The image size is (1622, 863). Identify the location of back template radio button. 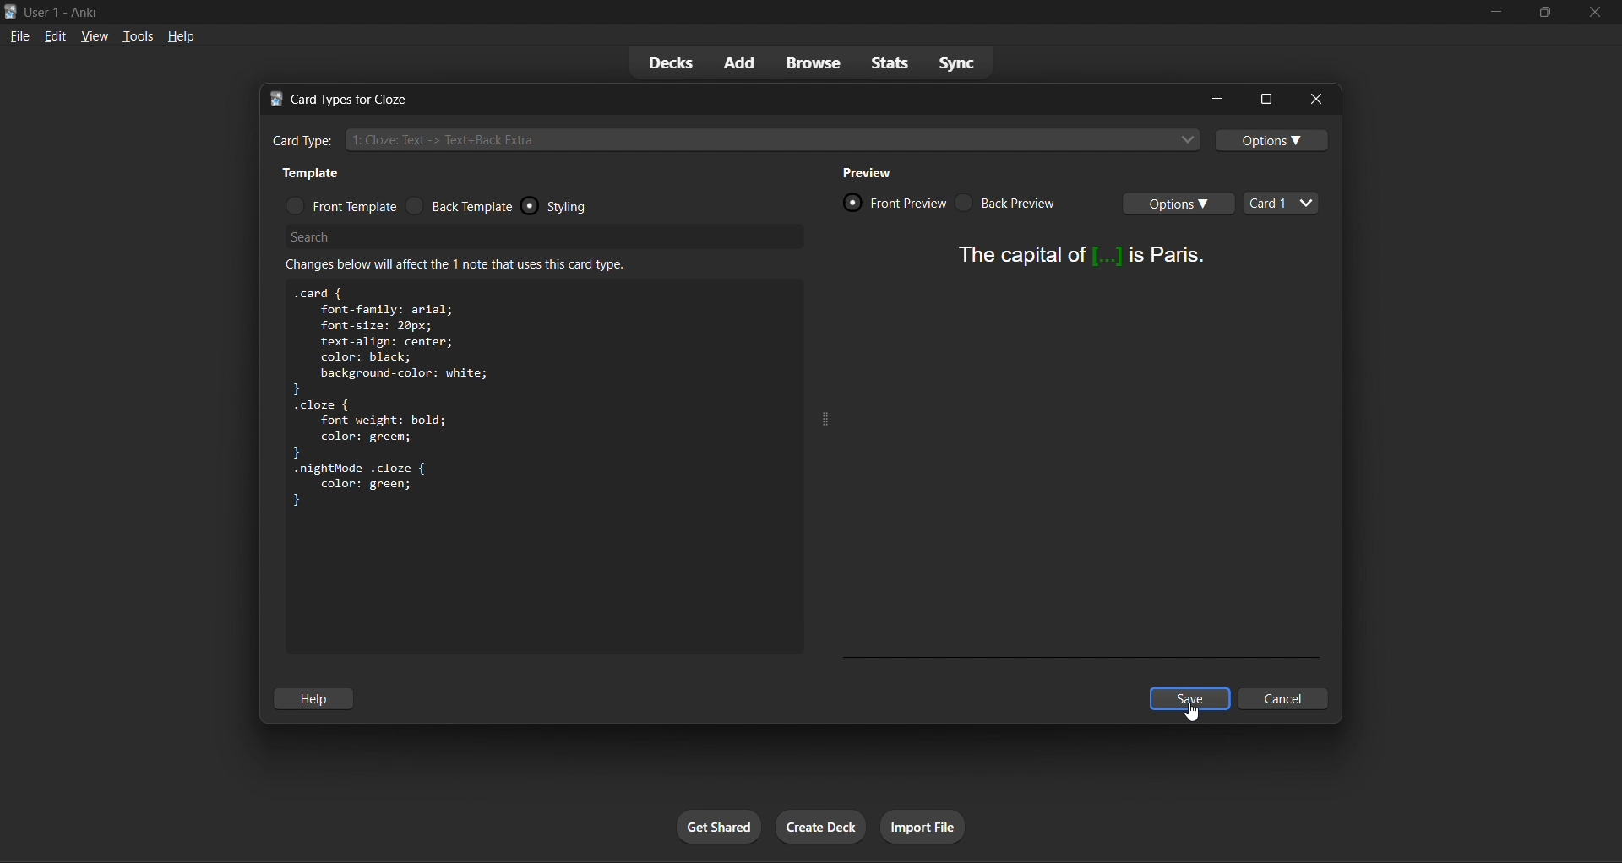
(462, 205).